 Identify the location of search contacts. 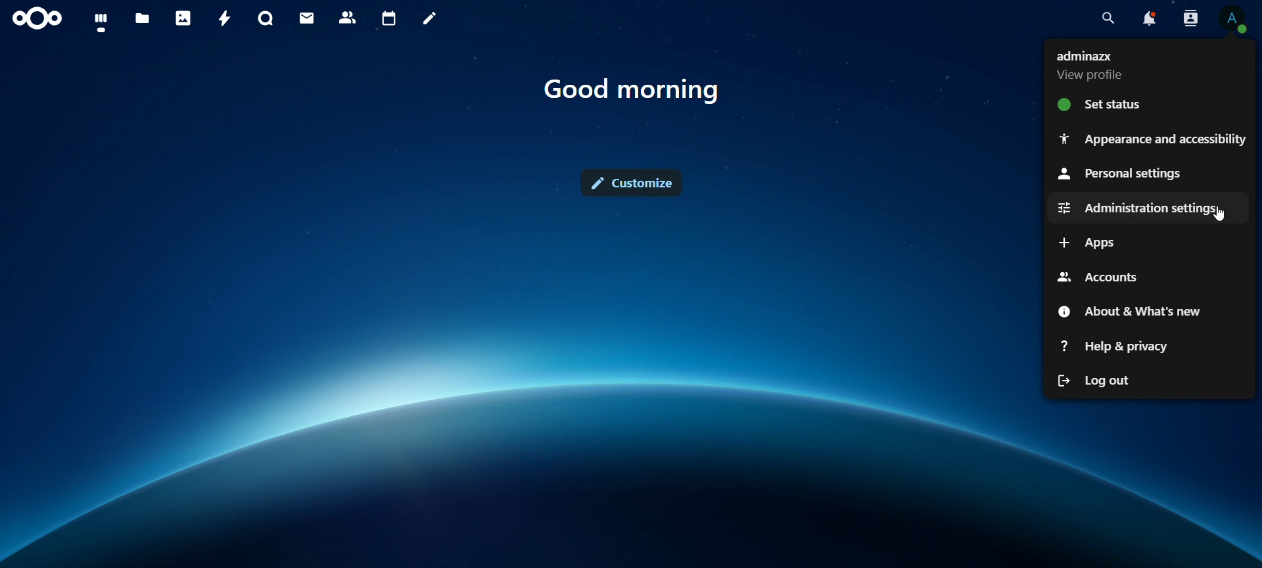
(1190, 20).